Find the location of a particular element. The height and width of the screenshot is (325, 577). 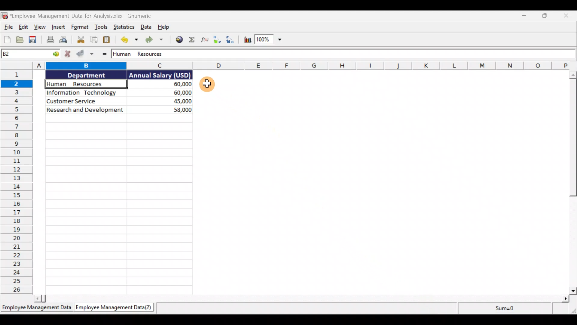

Document name is located at coordinates (87, 15).